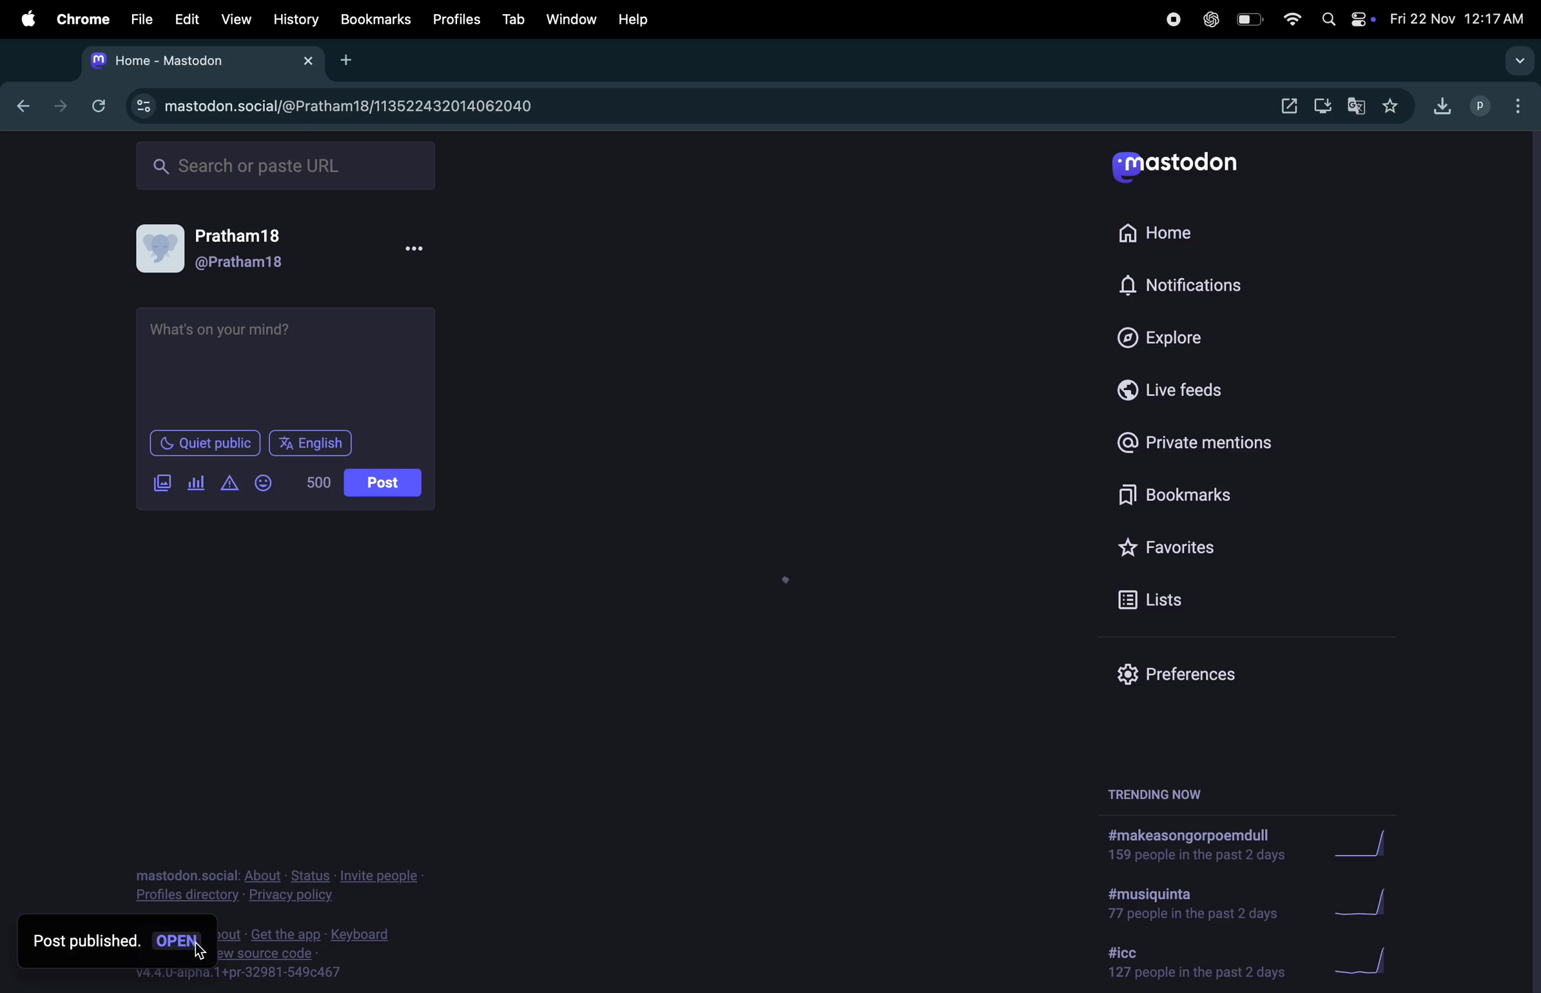  I want to click on 500 lines, so click(315, 482).